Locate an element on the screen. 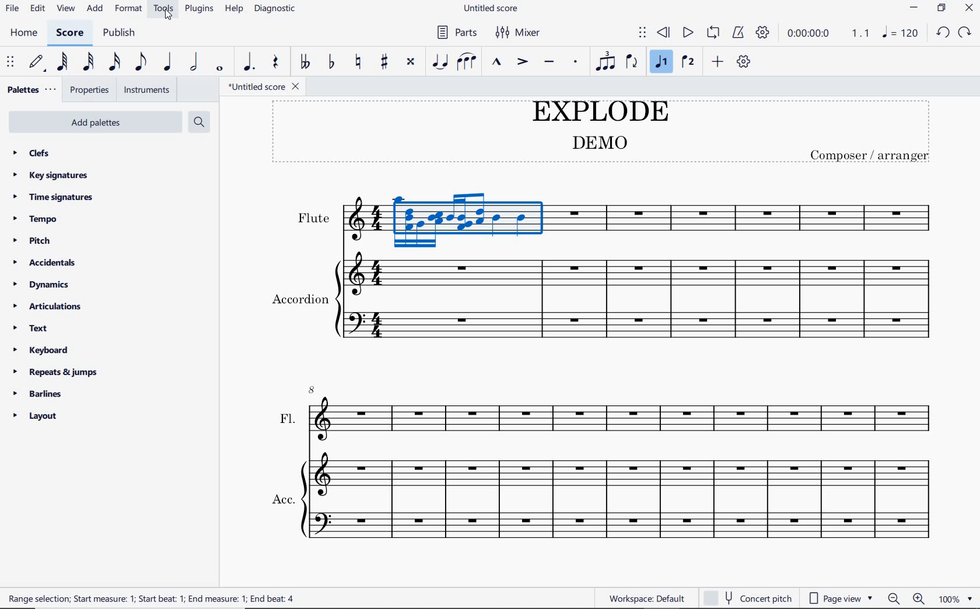 The height and width of the screenshot is (609, 980). barlines is located at coordinates (40, 394).